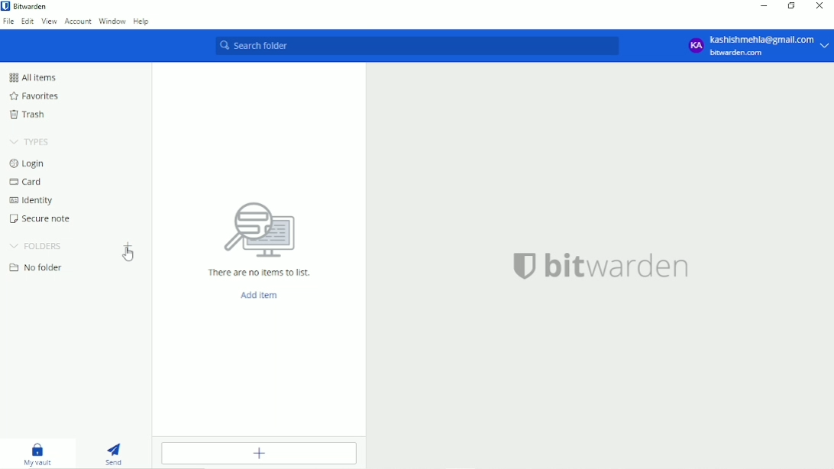  I want to click on cursor, so click(128, 258).